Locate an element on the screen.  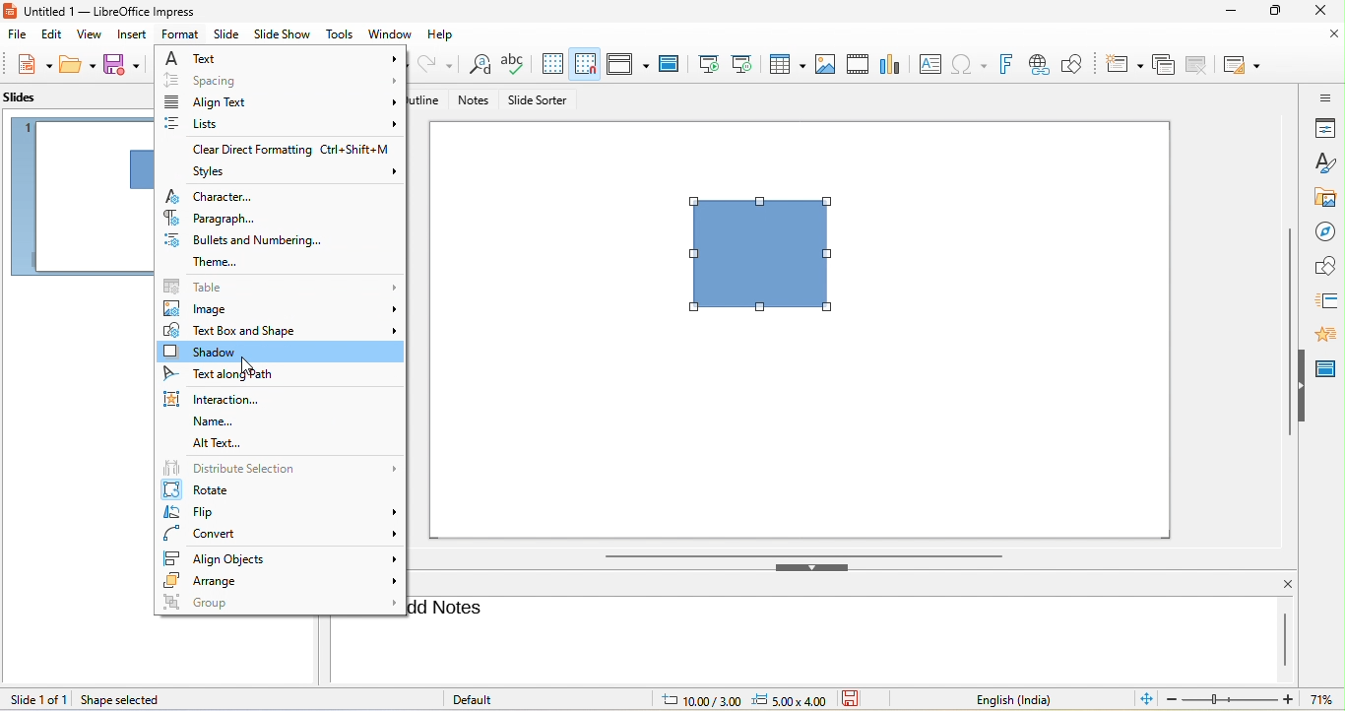
slide transition is located at coordinates (1326, 298).